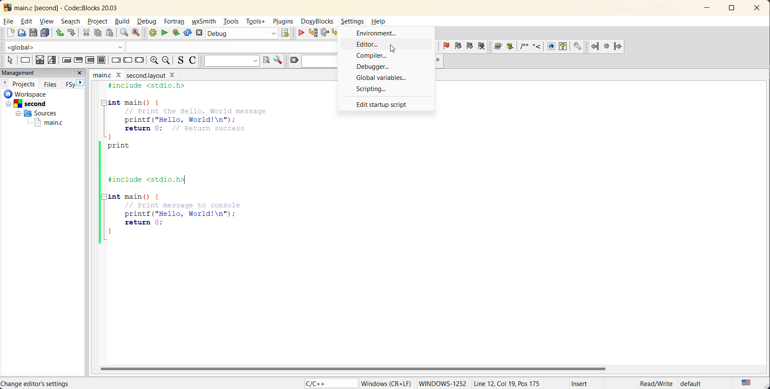  Describe the element at coordinates (70, 86) in the screenshot. I see `FSy` at that location.